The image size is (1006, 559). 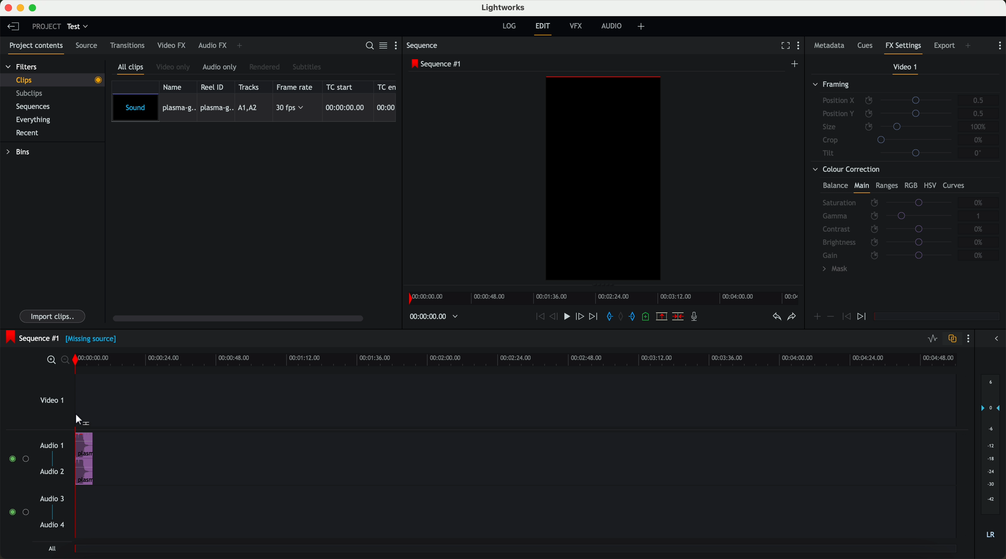 I want to click on audio, so click(x=614, y=27).